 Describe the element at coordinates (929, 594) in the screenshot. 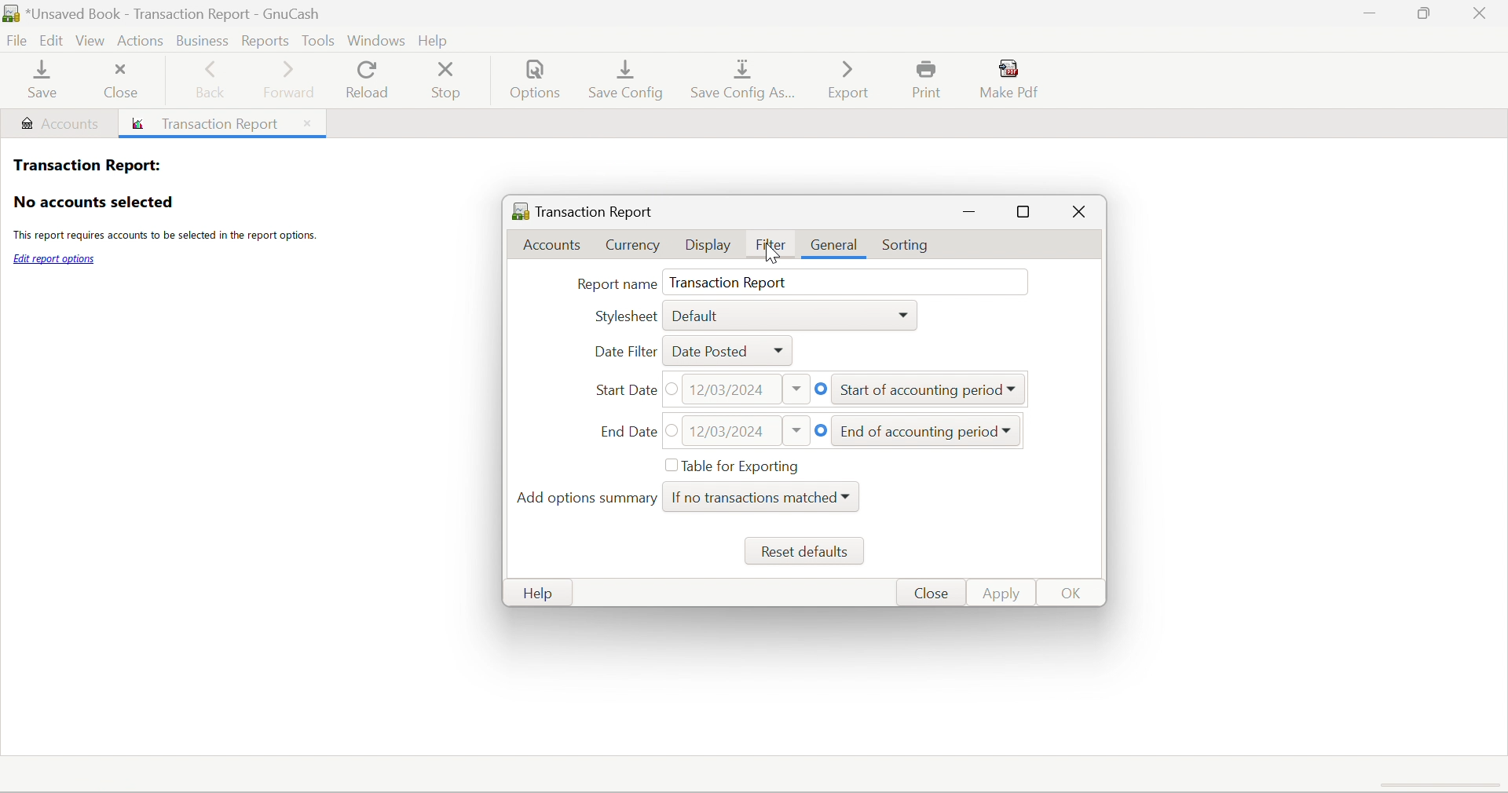

I see `Close` at that location.